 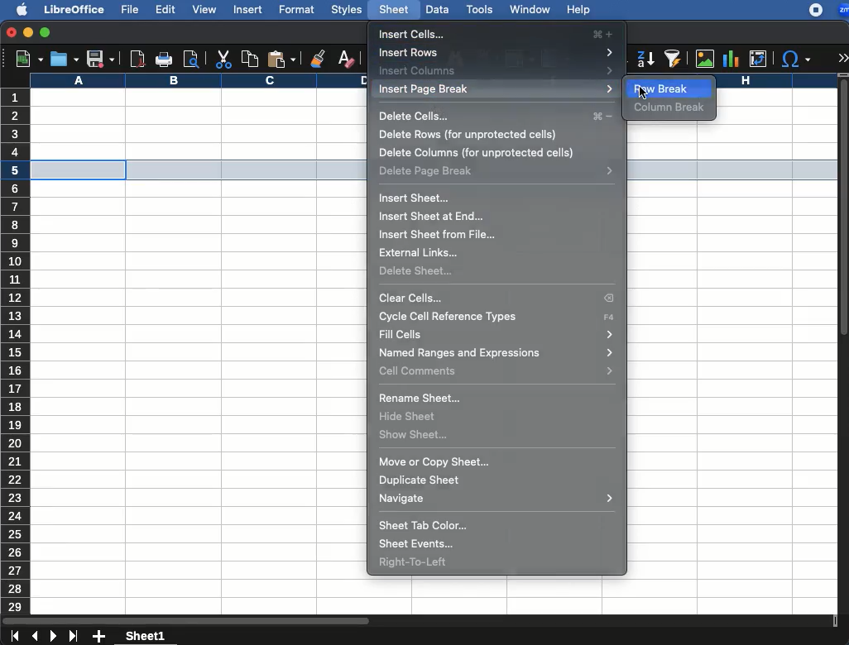 What do you see at coordinates (247, 60) in the screenshot?
I see `copy` at bounding box center [247, 60].